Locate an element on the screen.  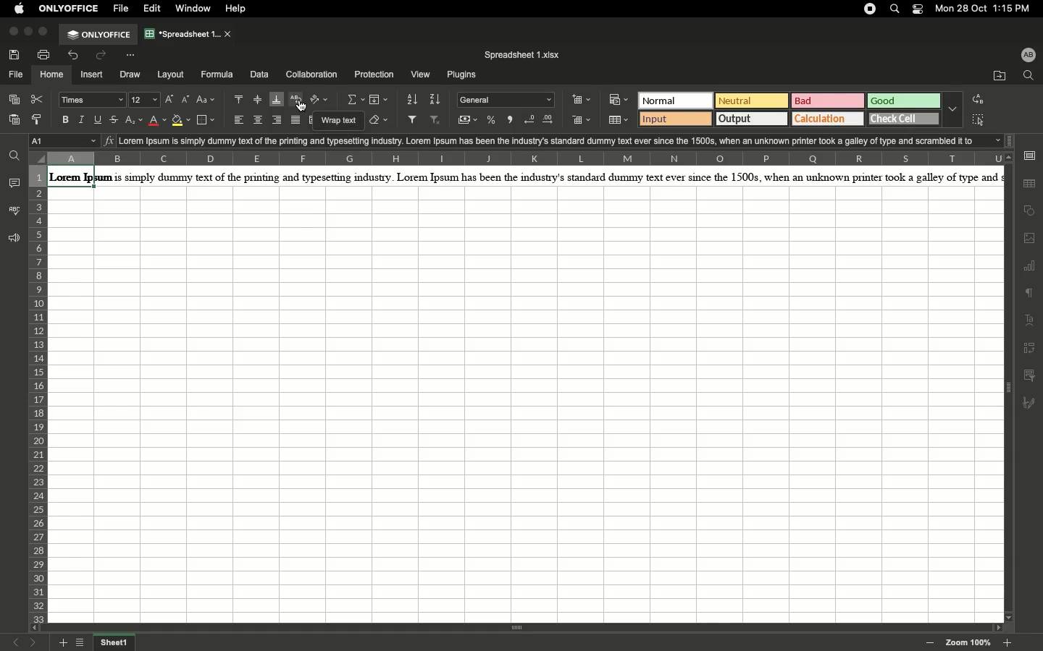
No filter is located at coordinates (438, 121).